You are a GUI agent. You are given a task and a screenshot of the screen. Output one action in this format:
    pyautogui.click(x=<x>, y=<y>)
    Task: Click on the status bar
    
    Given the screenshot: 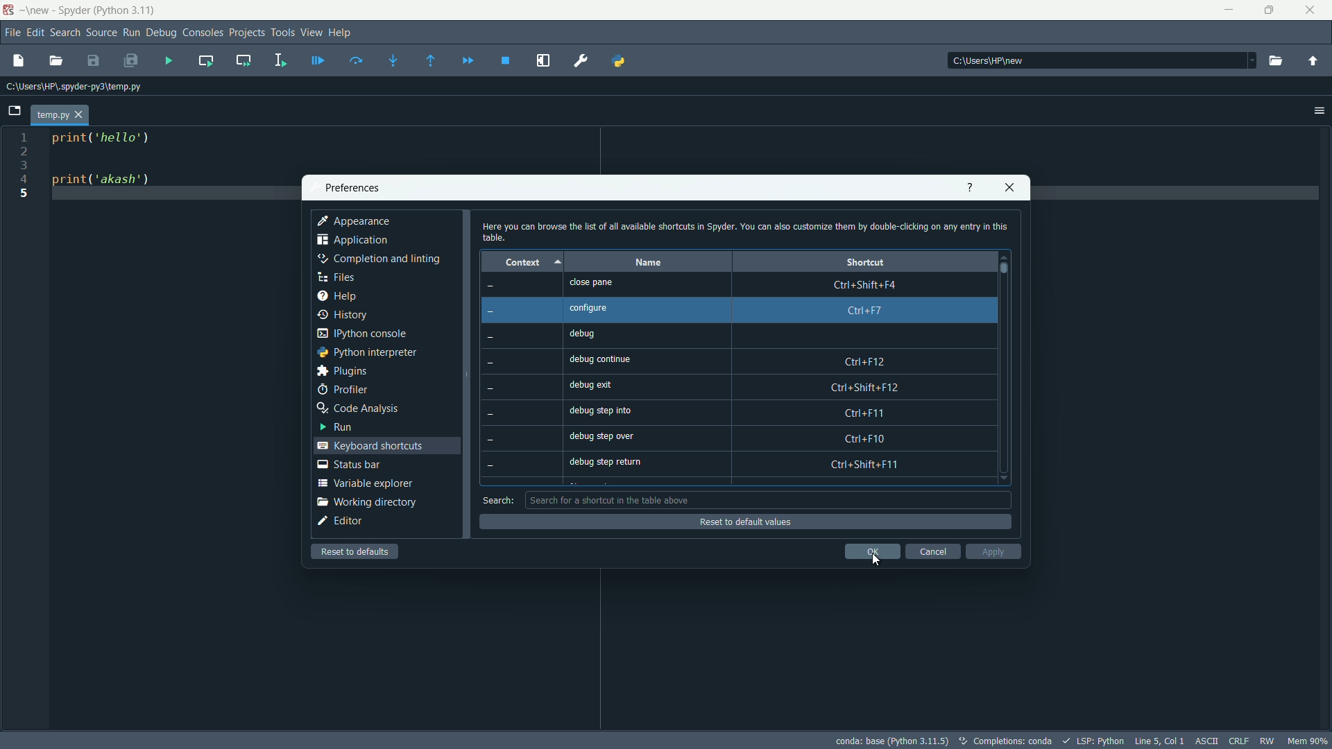 What is the action you would take?
    pyautogui.click(x=348, y=465)
    